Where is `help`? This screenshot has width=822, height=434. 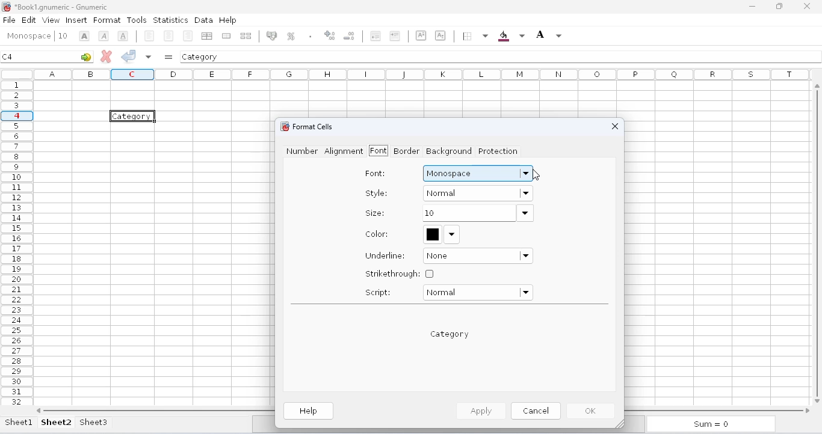 help is located at coordinates (309, 411).